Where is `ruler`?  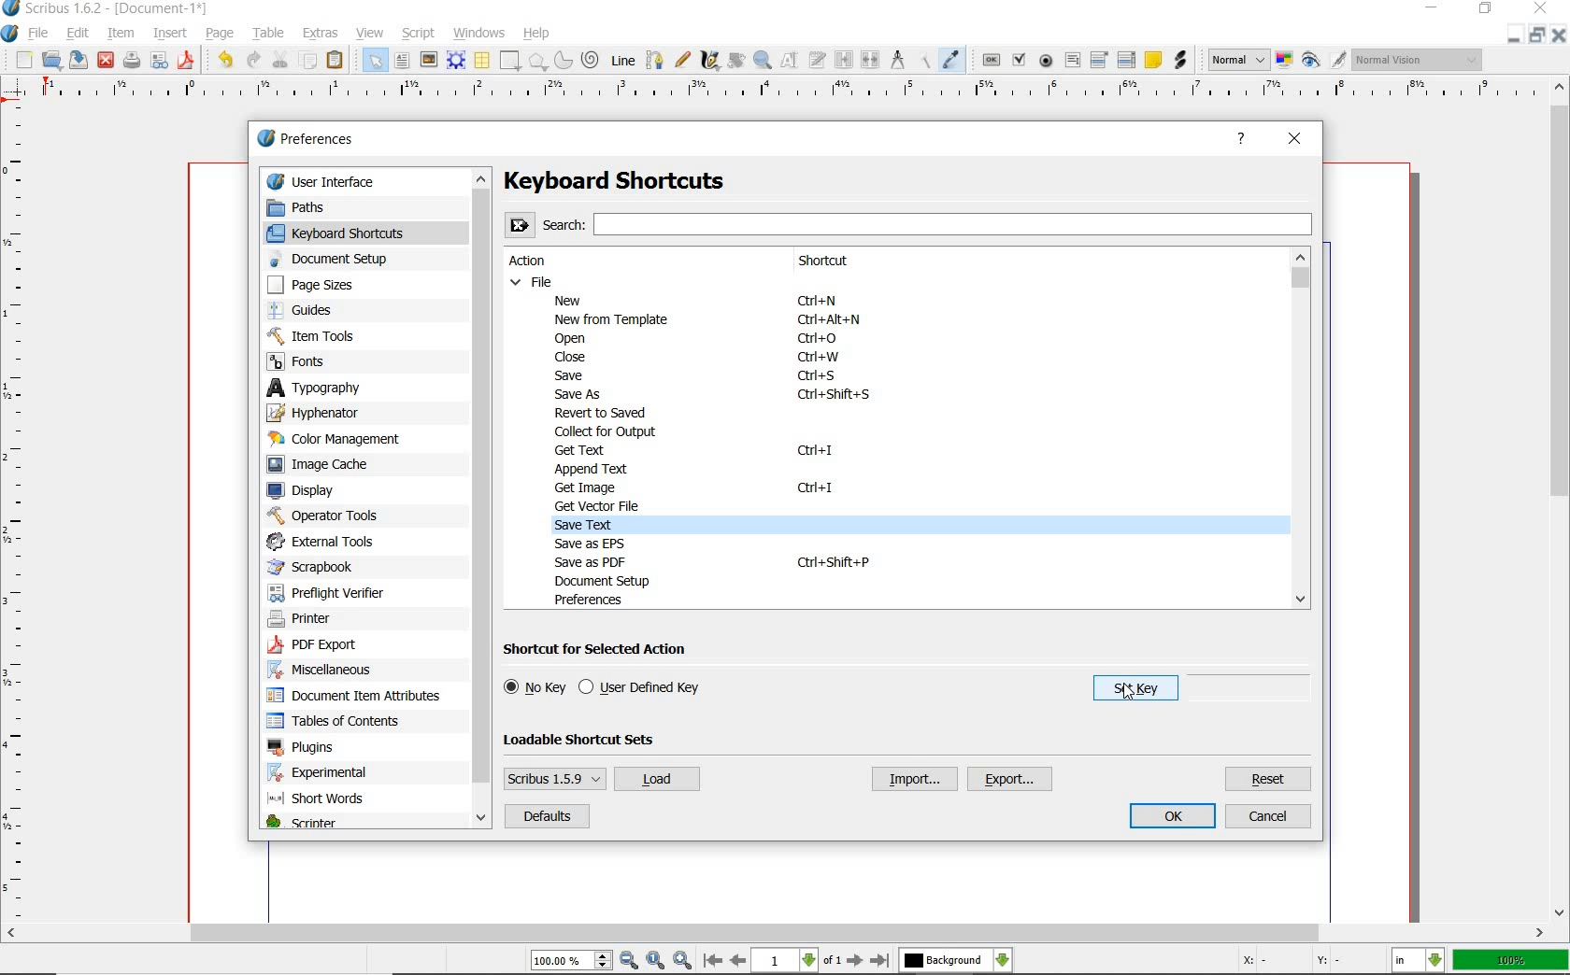
ruler is located at coordinates (786, 94).